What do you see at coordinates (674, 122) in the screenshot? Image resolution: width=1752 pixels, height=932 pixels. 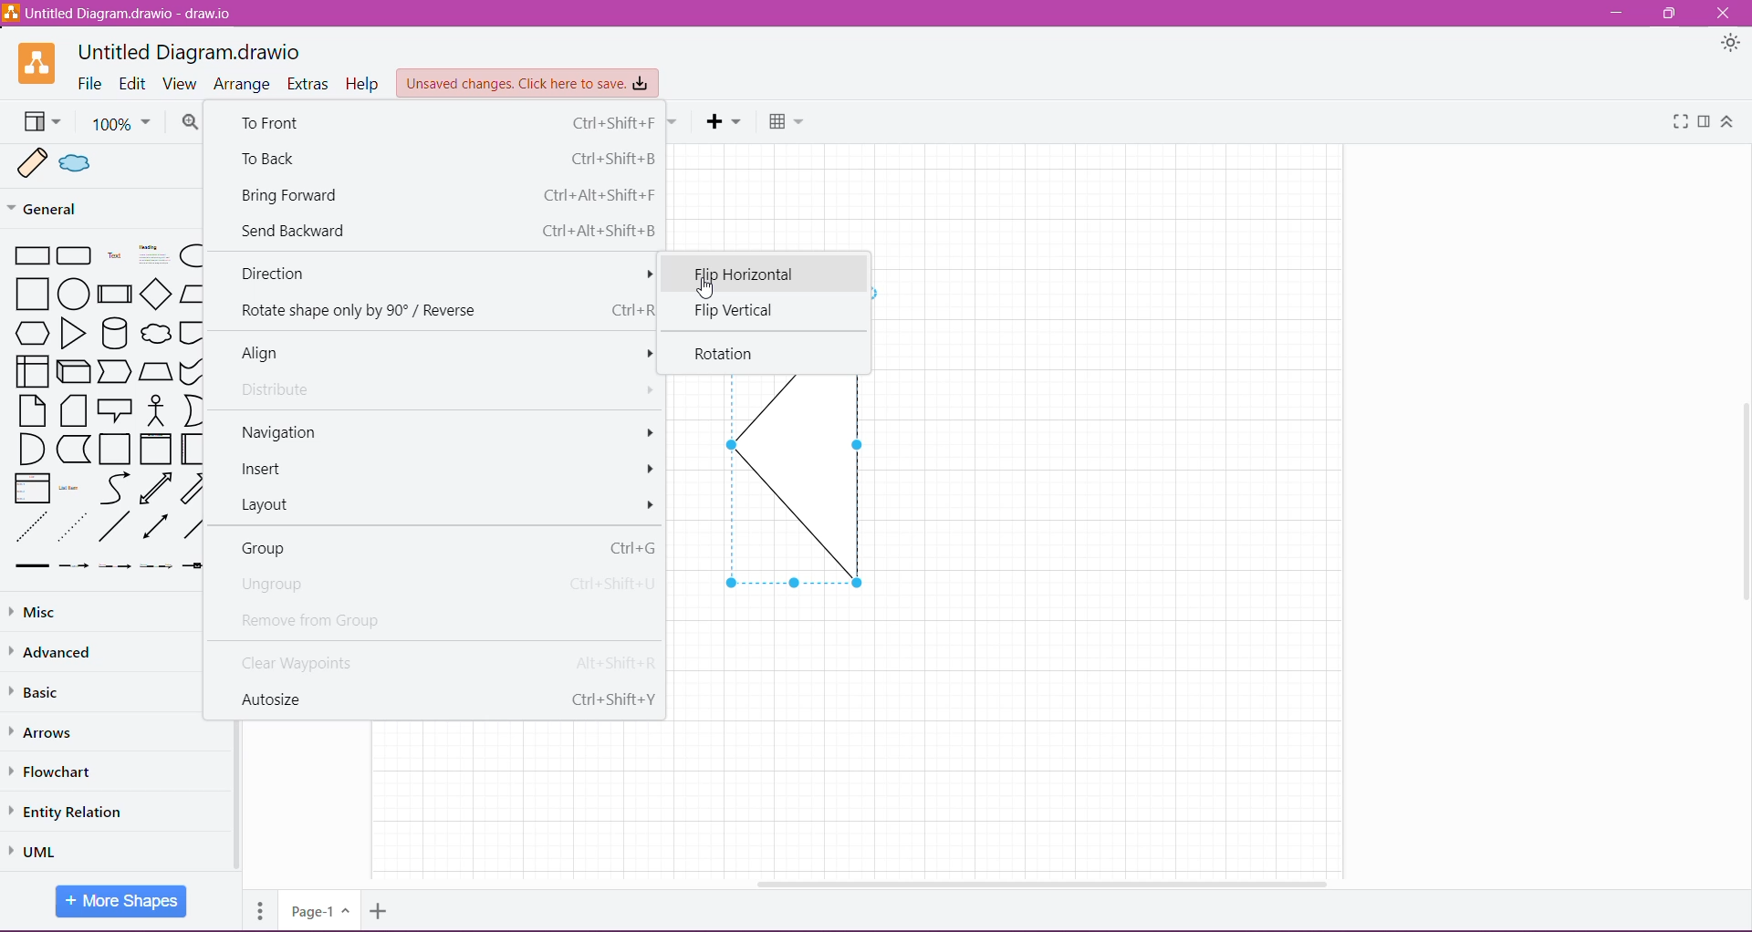 I see `Waypoints` at bounding box center [674, 122].